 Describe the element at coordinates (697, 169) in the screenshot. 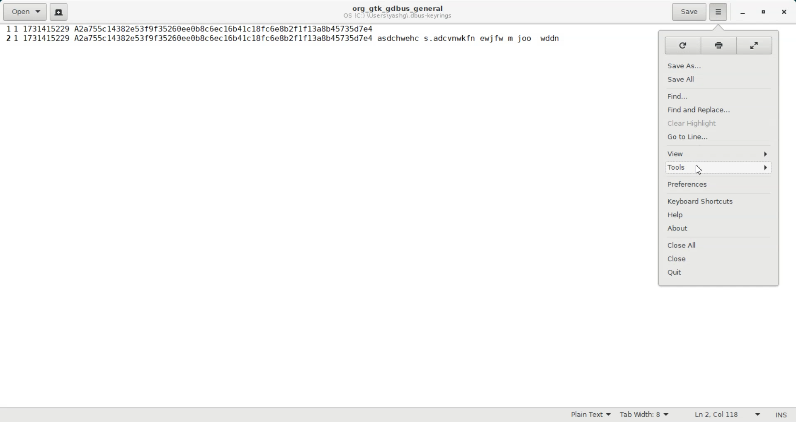

I see `Cursor` at that location.